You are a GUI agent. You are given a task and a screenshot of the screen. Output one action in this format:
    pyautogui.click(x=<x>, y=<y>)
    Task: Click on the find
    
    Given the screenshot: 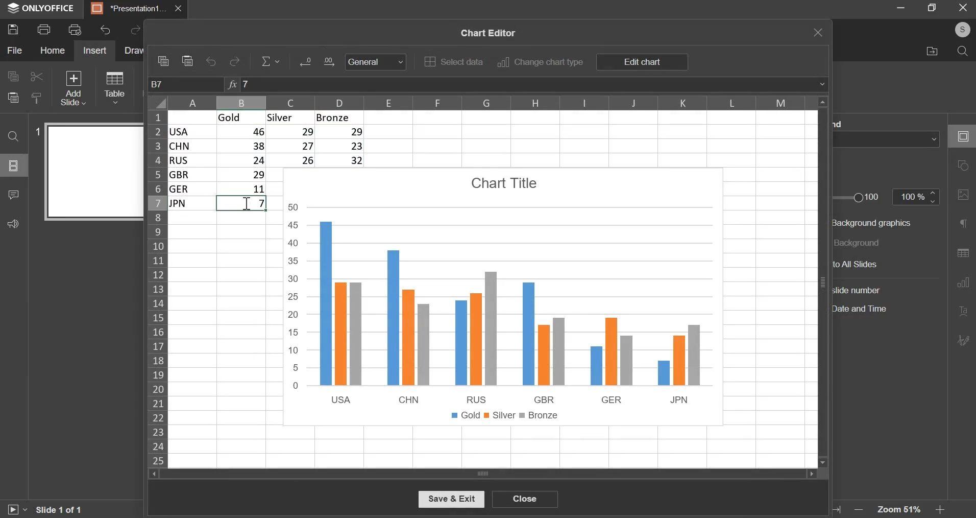 What is the action you would take?
    pyautogui.click(x=13, y=136)
    